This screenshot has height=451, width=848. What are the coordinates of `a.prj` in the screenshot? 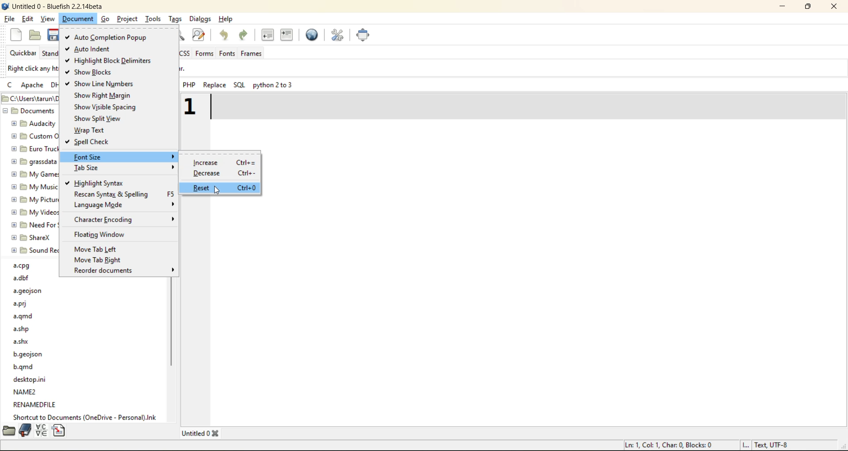 It's located at (22, 304).